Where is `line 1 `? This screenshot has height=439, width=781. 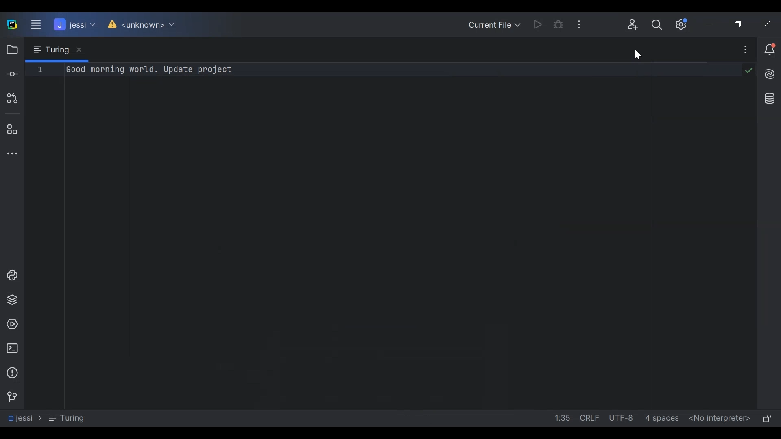 line 1  is located at coordinates (40, 70).